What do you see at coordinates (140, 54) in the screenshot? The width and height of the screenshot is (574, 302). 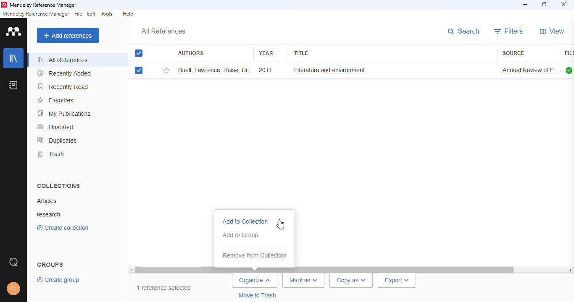 I see `selected` at bounding box center [140, 54].